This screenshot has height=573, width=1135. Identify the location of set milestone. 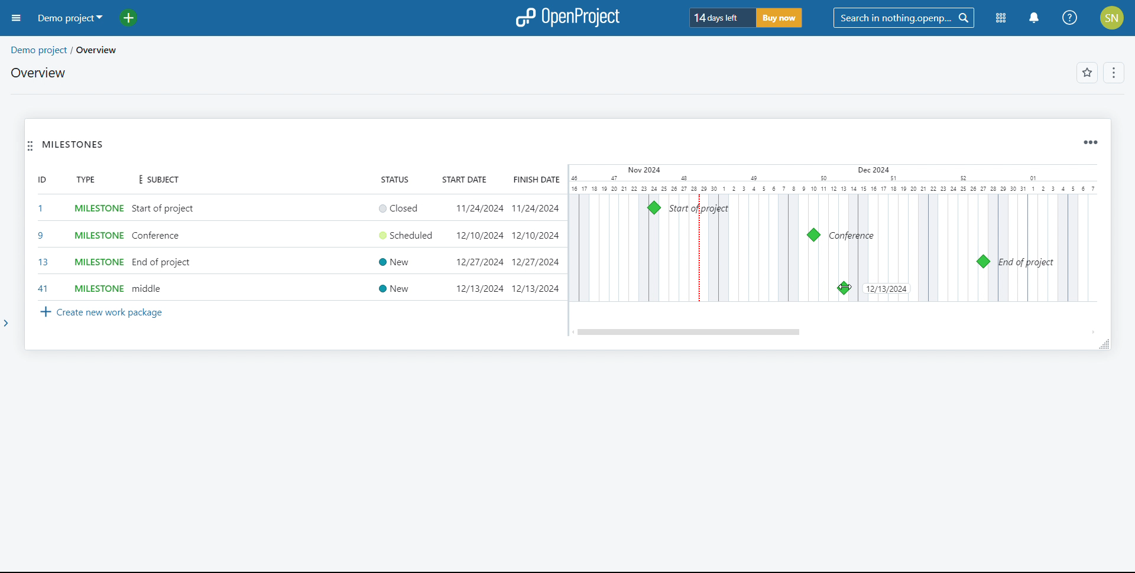
(97, 249).